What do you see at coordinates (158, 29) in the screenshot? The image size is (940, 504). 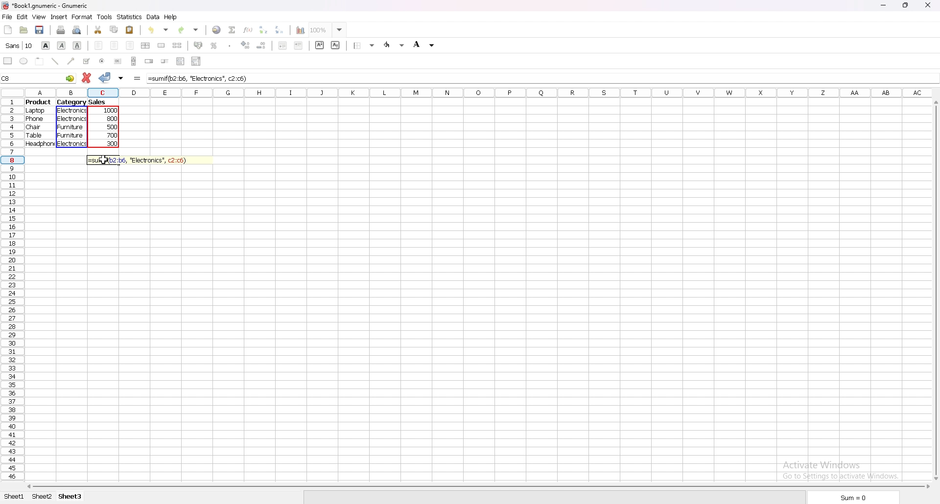 I see `undo` at bounding box center [158, 29].